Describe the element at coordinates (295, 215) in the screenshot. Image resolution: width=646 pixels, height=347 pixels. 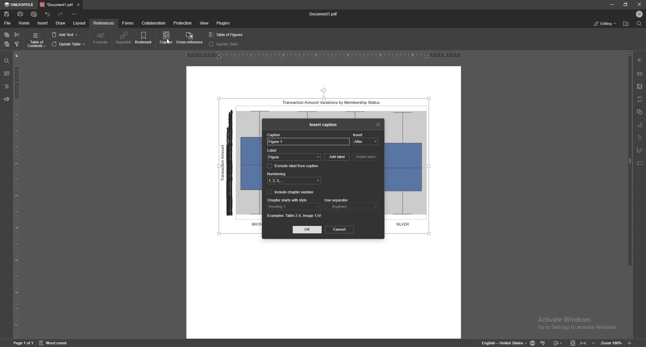
I see `example` at that location.